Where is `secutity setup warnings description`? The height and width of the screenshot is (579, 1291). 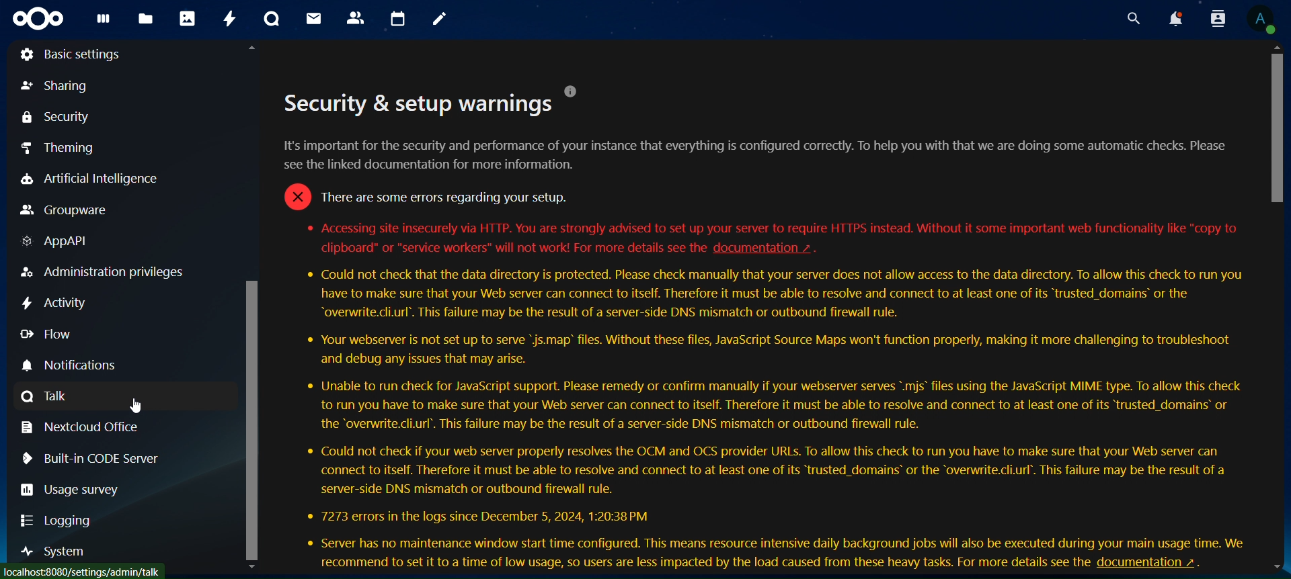
secutity setup warnings description is located at coordinates (768, 328).